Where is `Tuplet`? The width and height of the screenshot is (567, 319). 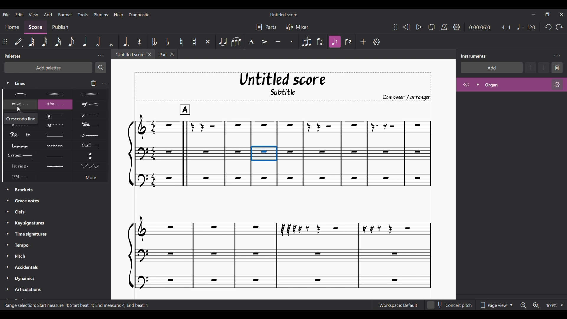
Tuplet is located at coordinates (306, 42).